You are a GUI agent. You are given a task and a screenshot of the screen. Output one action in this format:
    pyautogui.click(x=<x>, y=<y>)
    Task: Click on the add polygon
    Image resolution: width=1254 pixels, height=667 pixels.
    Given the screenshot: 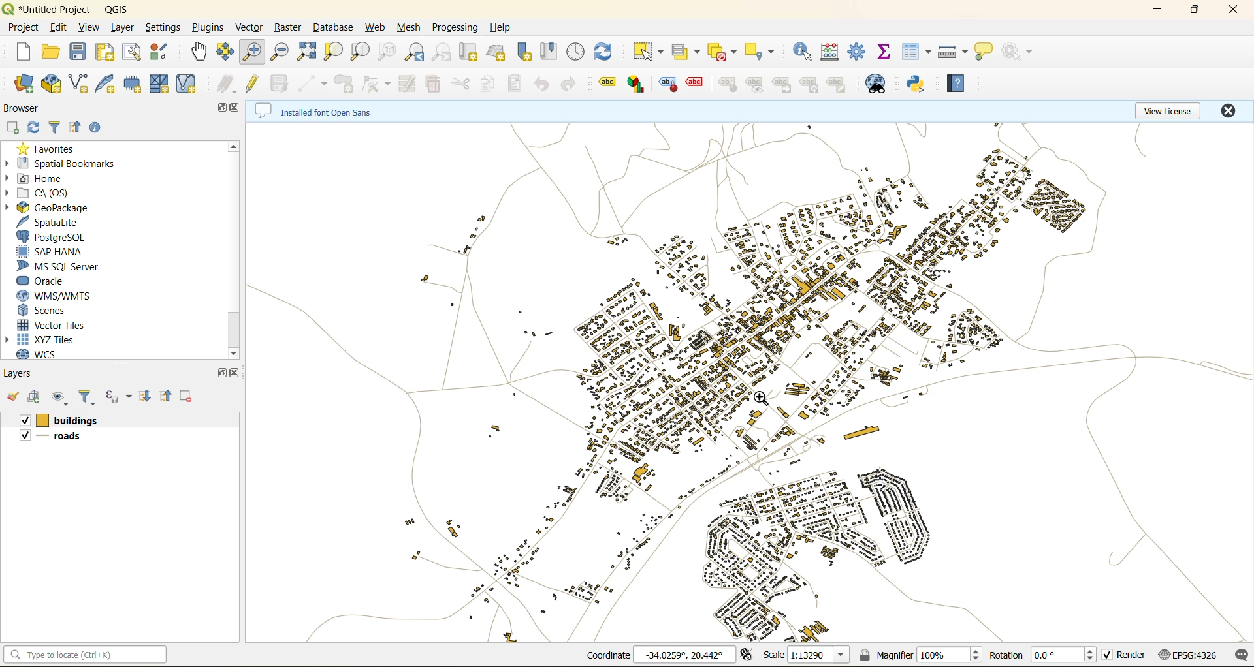 What is the action you would take?
    pyautogui.click(x=346, y=85)
    